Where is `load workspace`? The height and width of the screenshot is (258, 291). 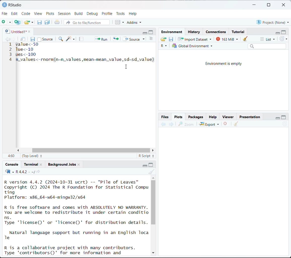 load workspace is located at coordinates (164, 40).